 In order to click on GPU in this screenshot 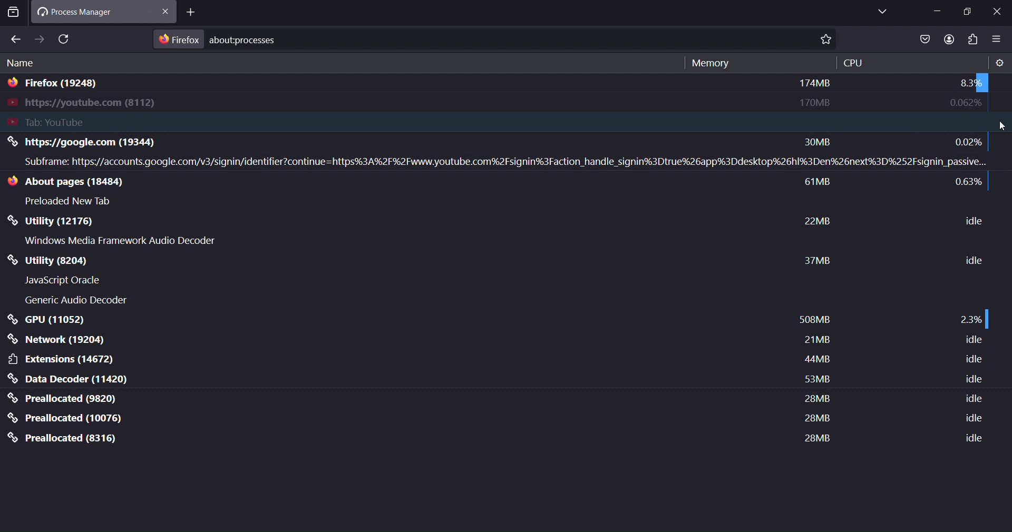, I will do `click(47, 320)`.